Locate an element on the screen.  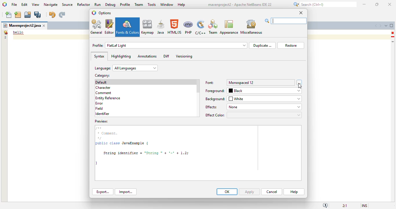
restore is located at coordinates (291, 46).